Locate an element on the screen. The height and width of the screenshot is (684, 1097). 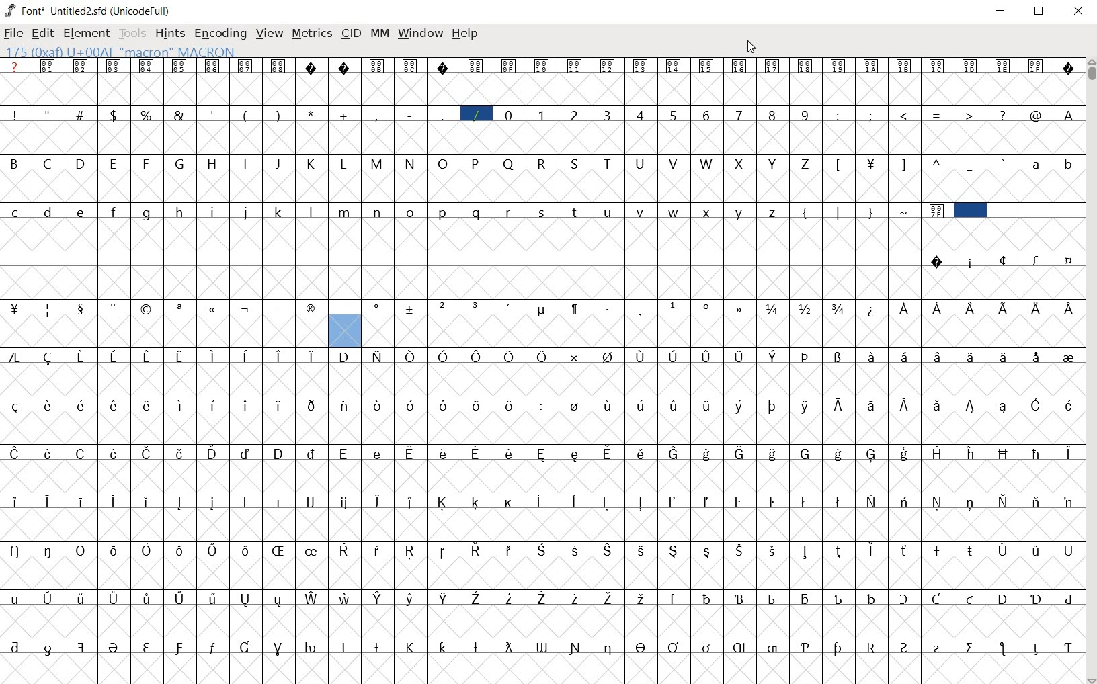
Symbol is located at coordinates (50, 550).